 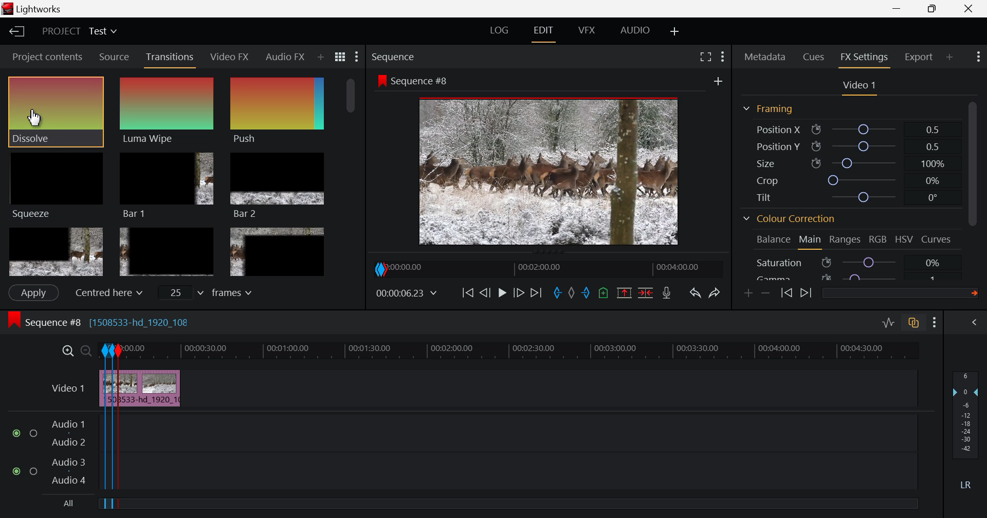 I want to click on Toggle audio levels, so click(x=888, y=323).